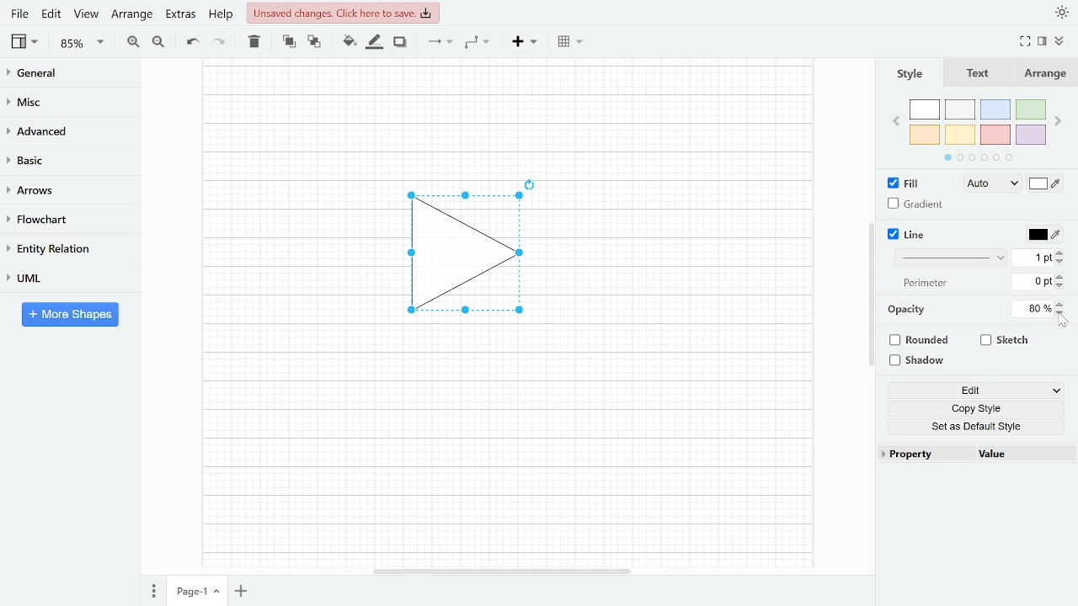  What do you see at coordinates (525, 40) in the screenshot?
I see `Insert` at bounding box center [525, 40].